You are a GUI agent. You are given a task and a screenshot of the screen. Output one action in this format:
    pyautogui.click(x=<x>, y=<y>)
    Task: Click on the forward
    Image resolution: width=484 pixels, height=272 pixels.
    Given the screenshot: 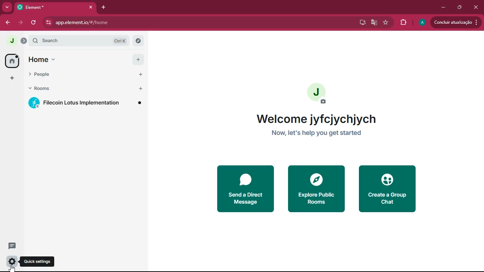 What is the action you would take?
    pyautogui.click(x=21, y=23)
    